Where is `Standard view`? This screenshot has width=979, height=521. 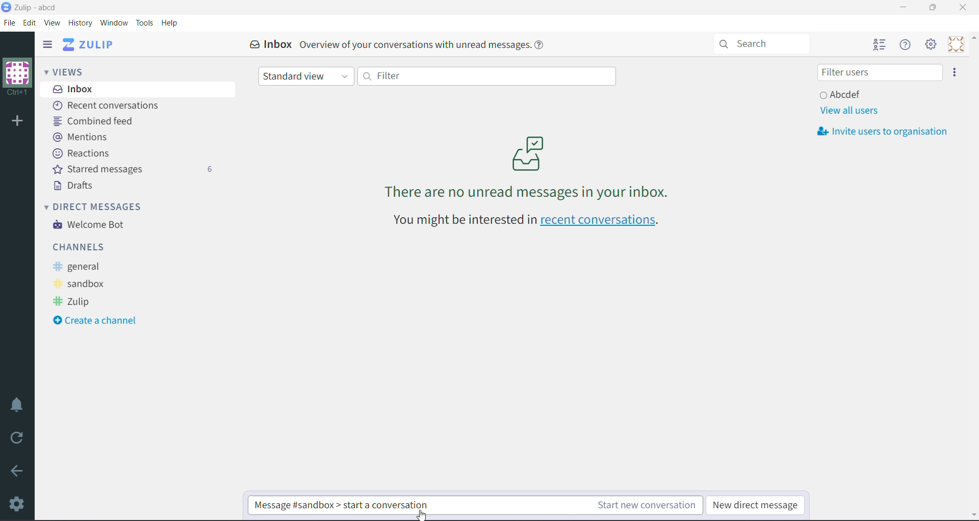 Standard view is located at coordinates (306, 77).